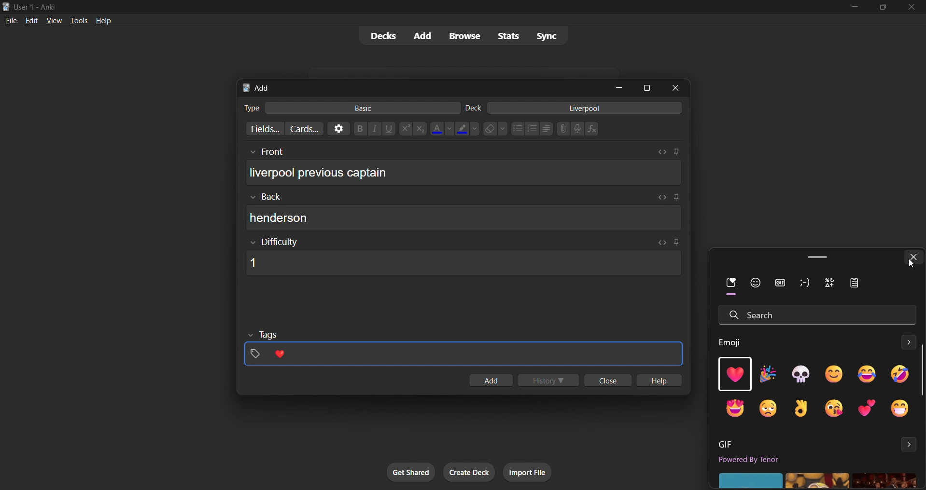 This screenshot has height=490, width=926. Describe the element at coordinates (910, 445) in the screenshot. I see `expand` at that location.